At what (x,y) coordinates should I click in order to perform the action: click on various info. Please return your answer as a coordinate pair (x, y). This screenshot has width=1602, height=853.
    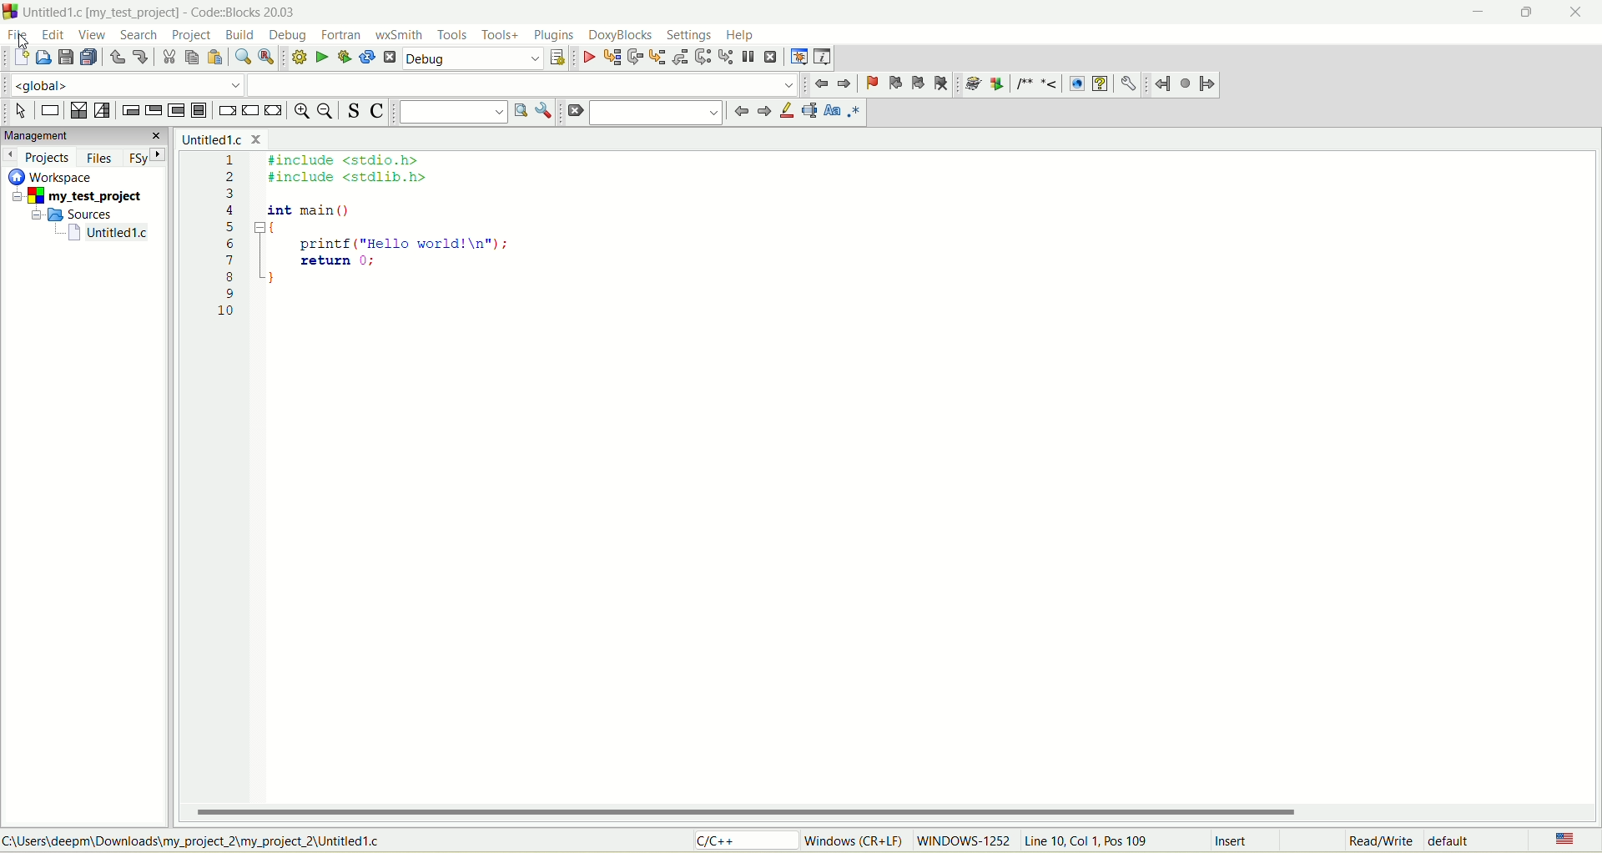
    Looking at the image, I should click on (821, 55).